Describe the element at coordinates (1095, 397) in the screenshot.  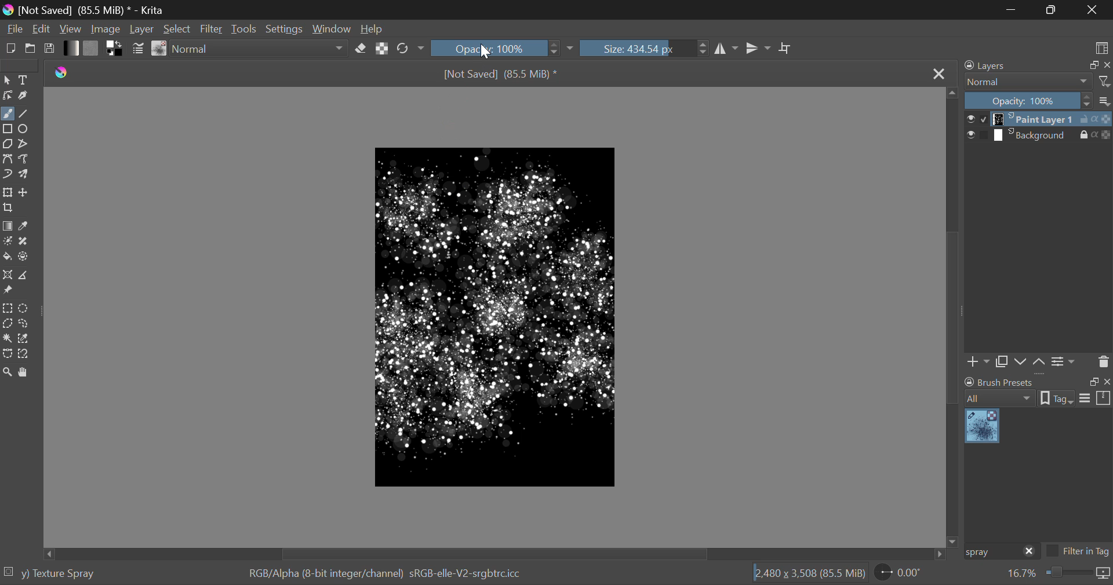
I see `options` at that location.